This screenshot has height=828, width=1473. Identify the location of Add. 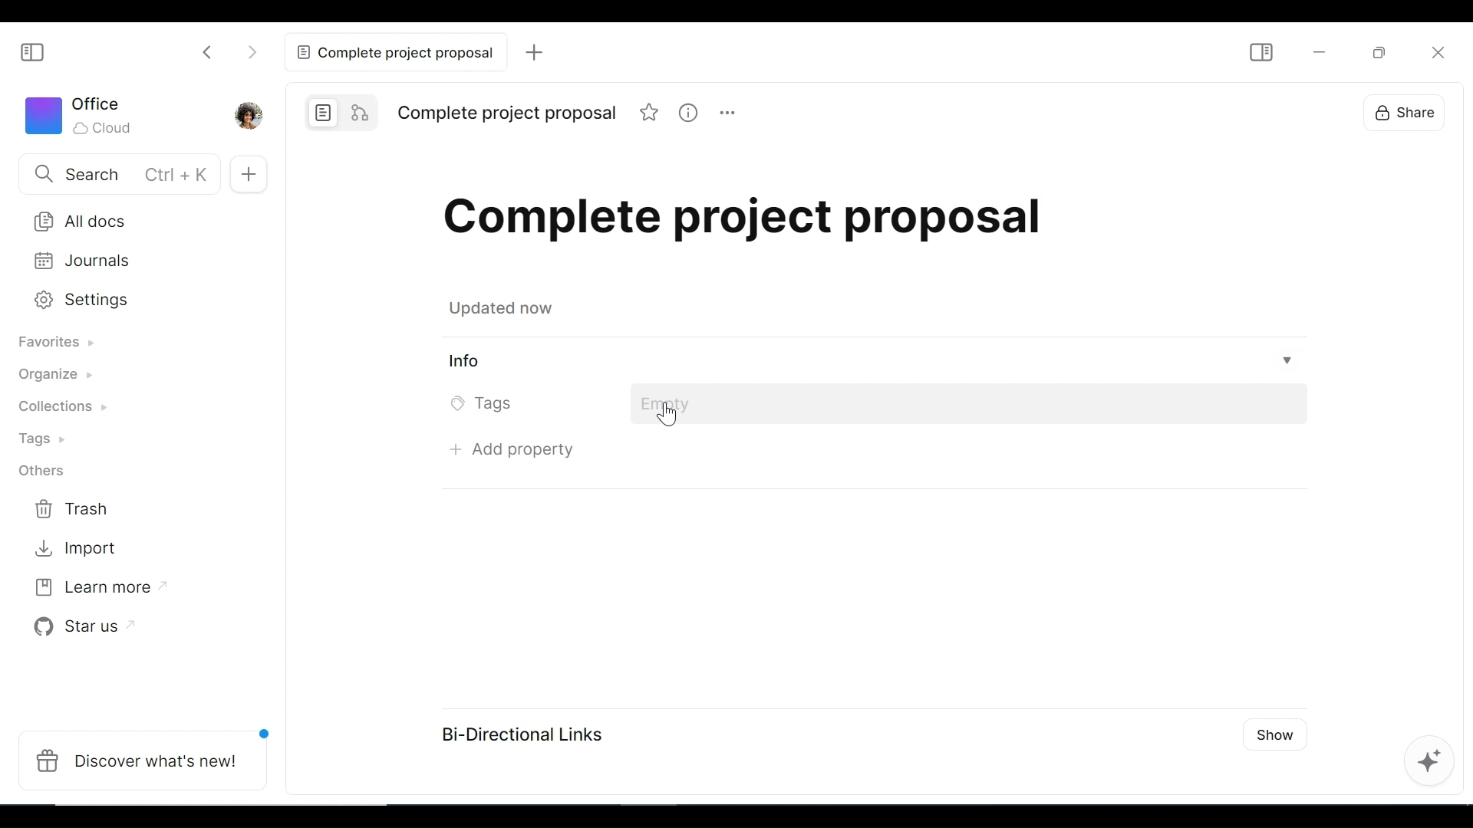
(535, 53).